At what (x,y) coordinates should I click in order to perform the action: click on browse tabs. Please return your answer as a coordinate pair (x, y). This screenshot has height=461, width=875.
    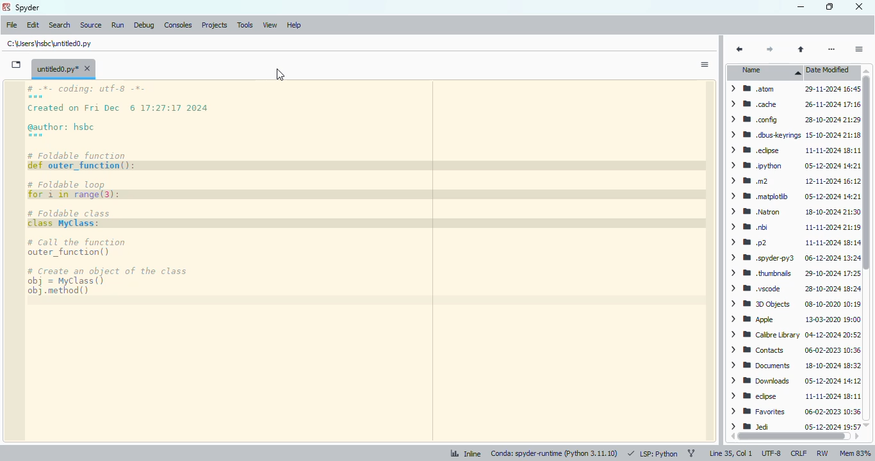
    Looking at the image, I should click on (15, 65).